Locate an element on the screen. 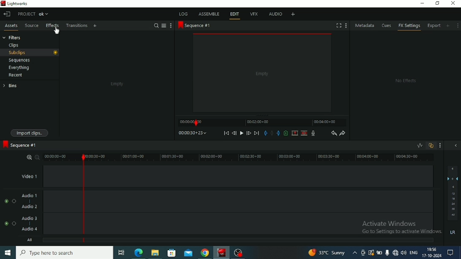 The image size is (461, 259). internet is located at coordinates (396, 252).